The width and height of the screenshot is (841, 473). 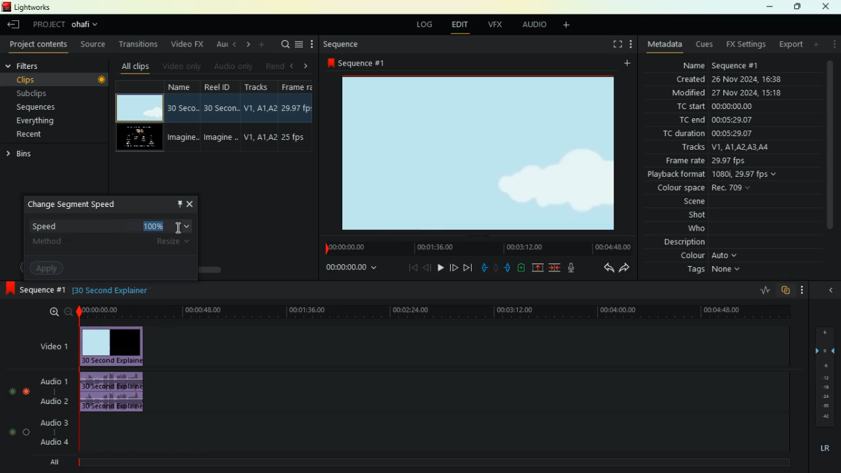 I want to click on zoom, so click(x=54, y=311).